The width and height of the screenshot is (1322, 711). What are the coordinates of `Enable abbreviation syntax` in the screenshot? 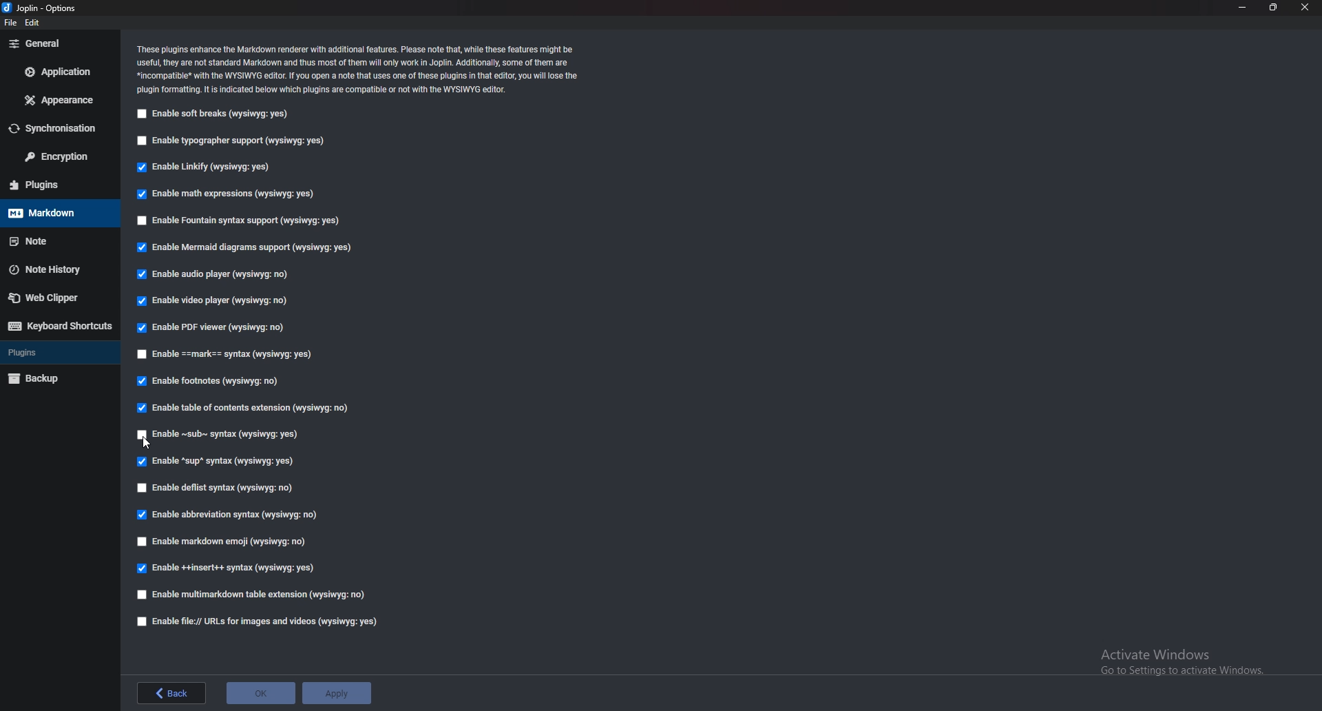 It's located at (235, 513).